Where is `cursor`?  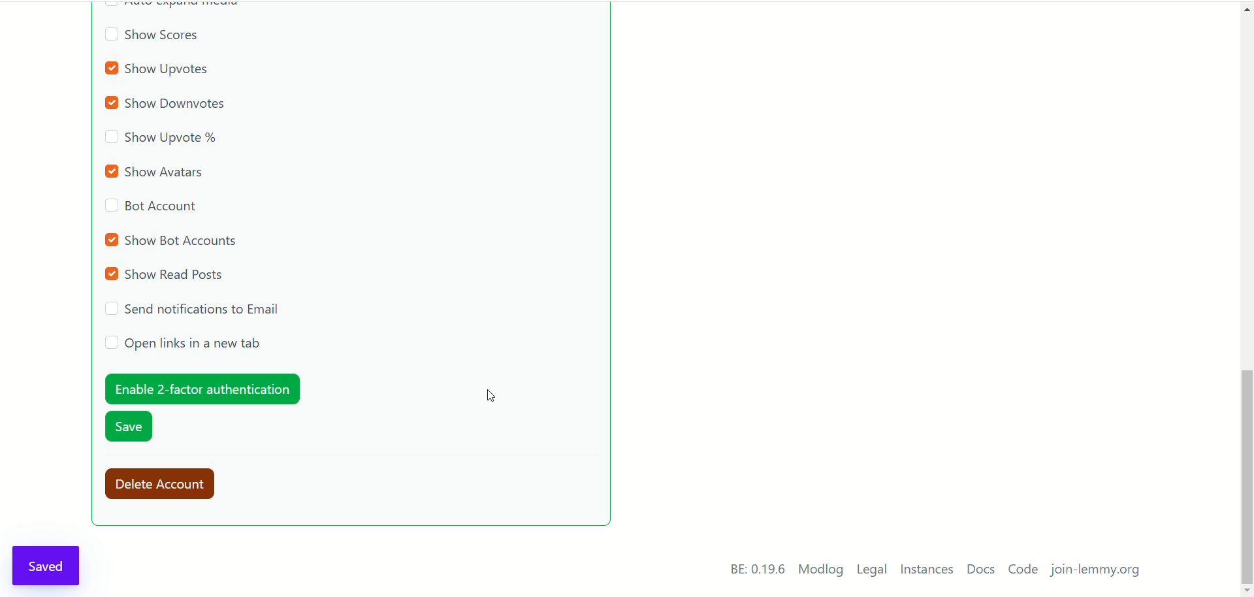
cursor is located at coordinates (491, 396).